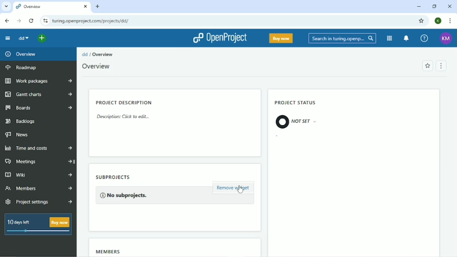  I want to click on To notification center, so click(406, 39).